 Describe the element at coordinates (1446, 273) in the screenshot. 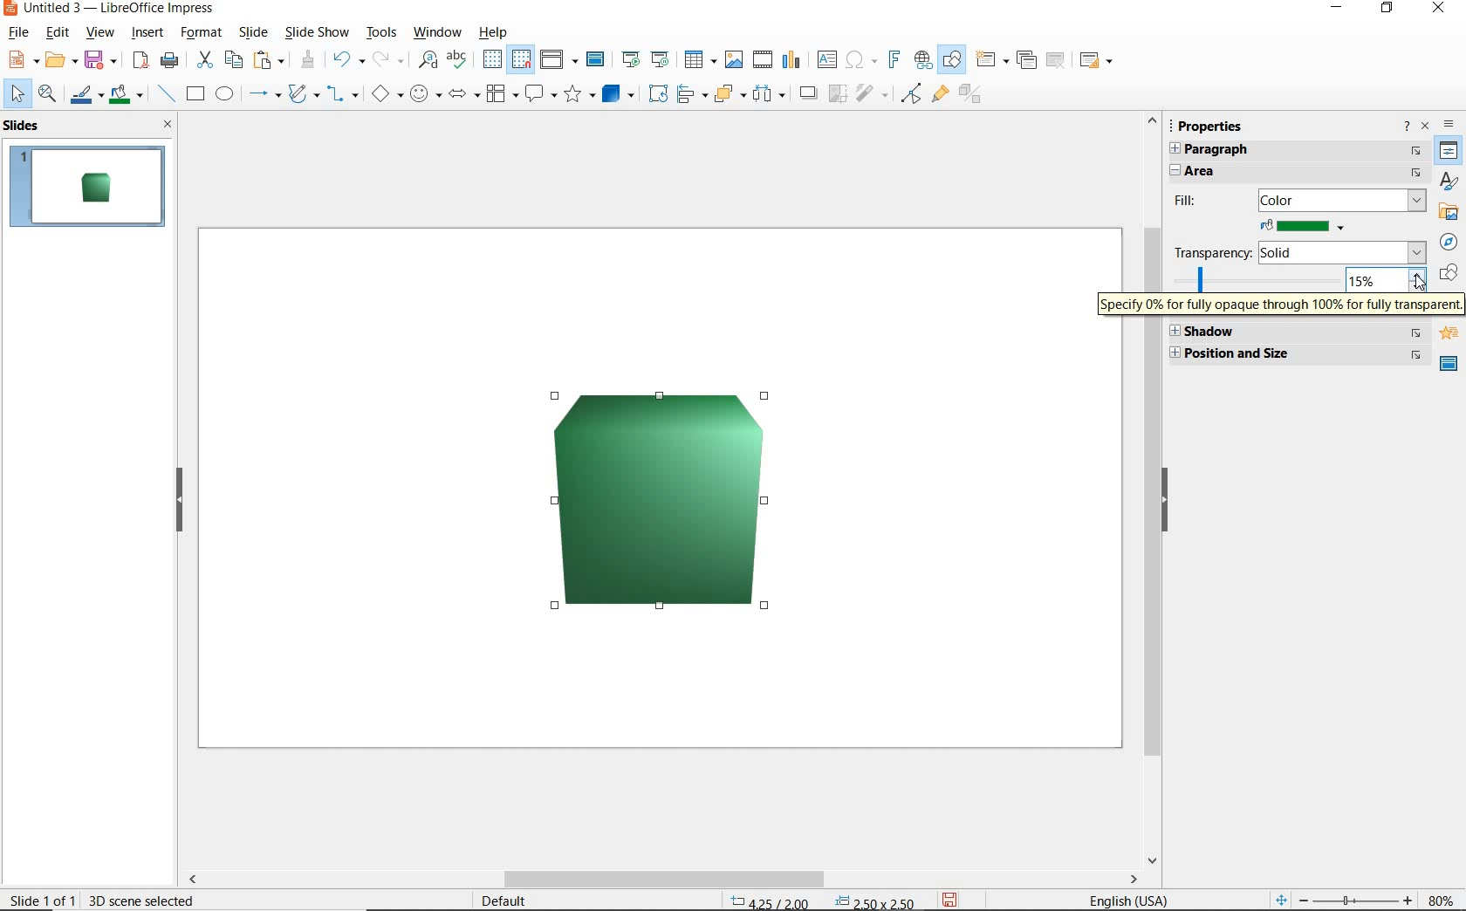

I see `SHAPES` at that location.